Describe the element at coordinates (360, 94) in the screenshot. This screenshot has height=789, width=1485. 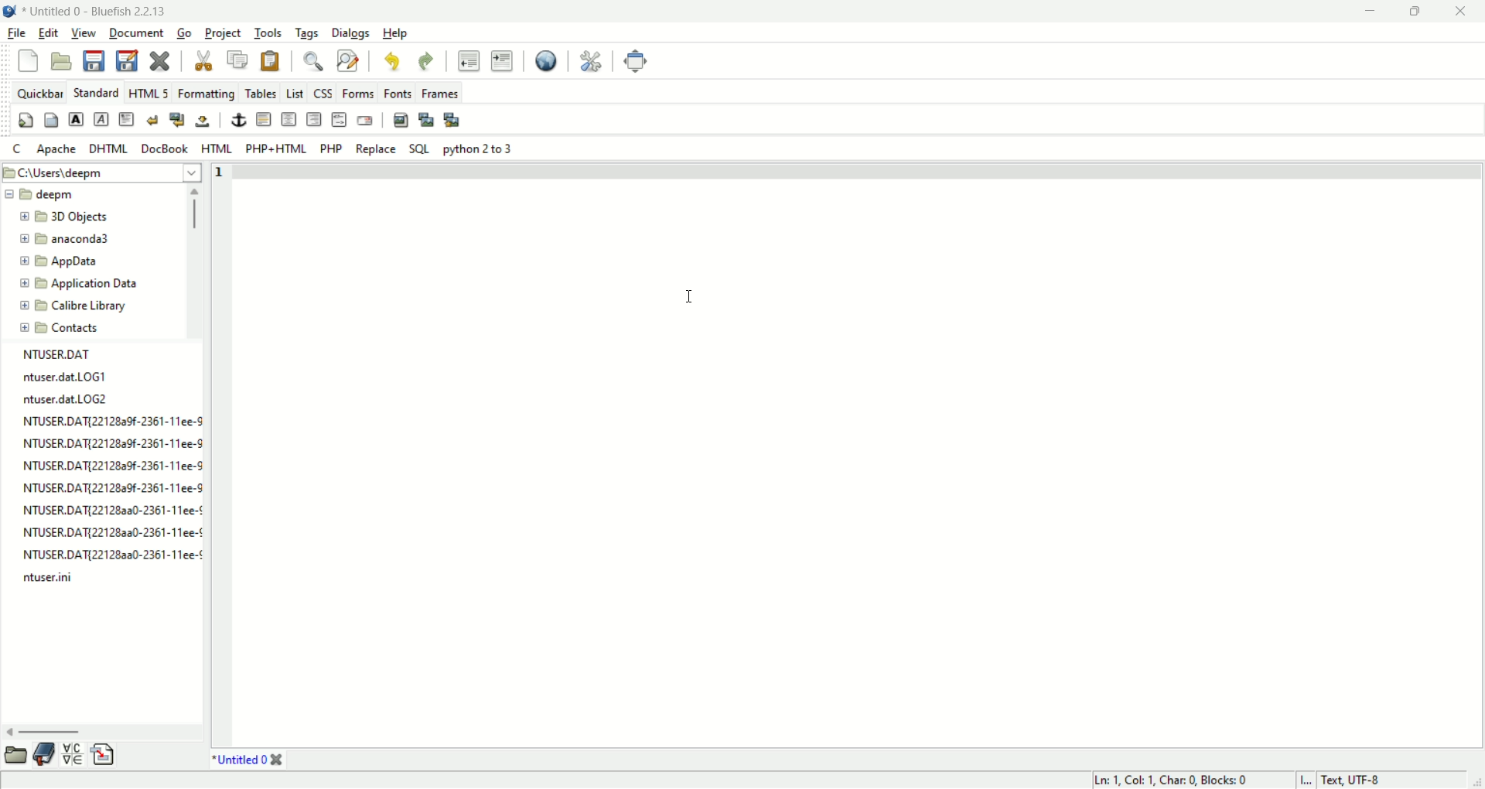
I see `forms` at that location.